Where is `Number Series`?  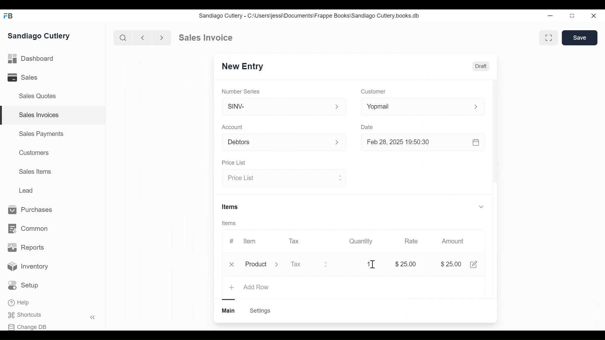 Number Series is located at coordinates (241, 91).